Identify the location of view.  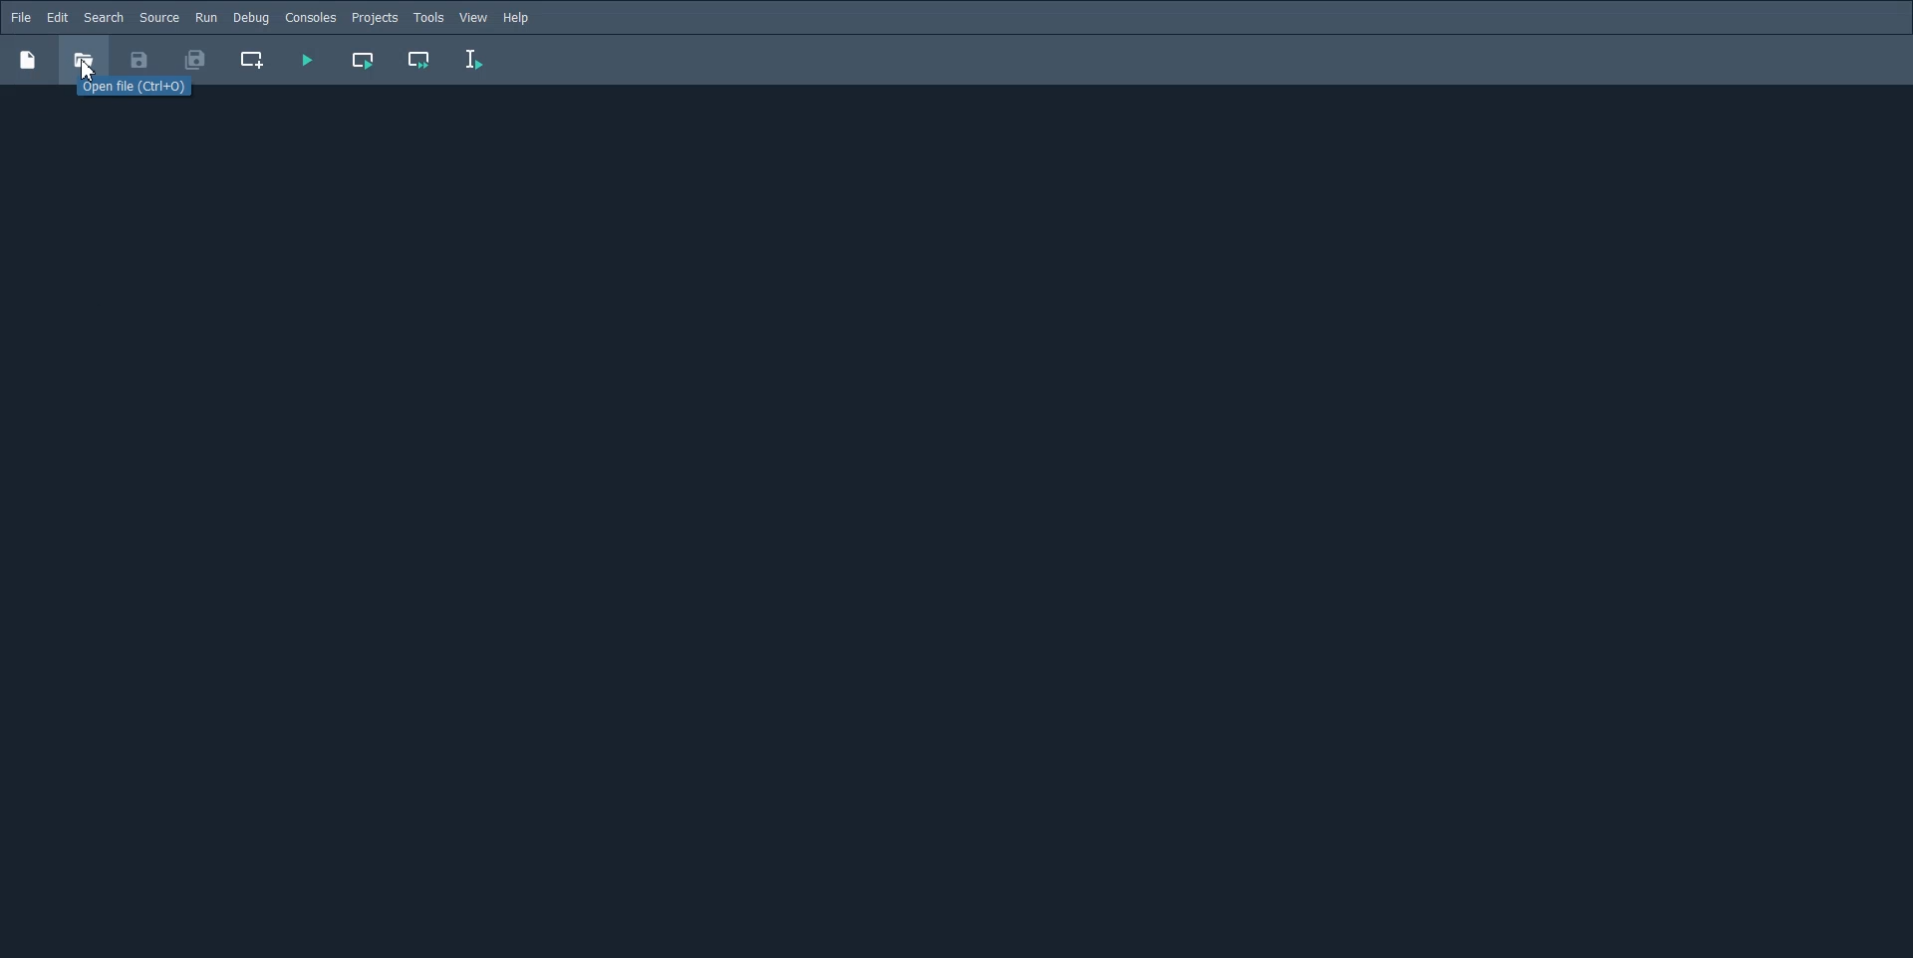
(474, 18).